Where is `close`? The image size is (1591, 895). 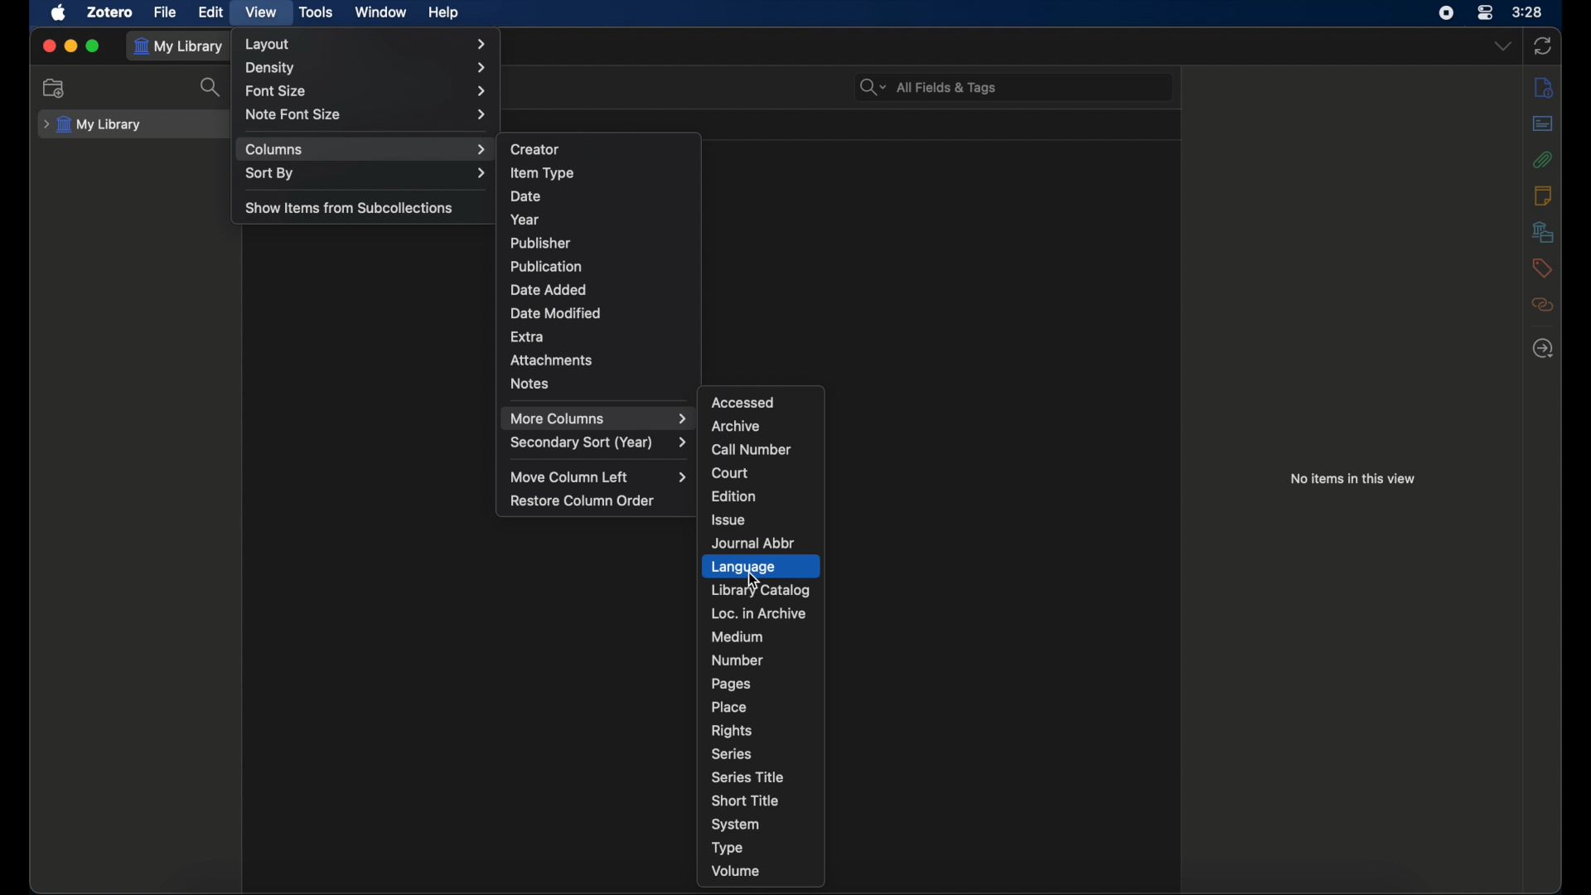 close is located at coordinates (48, 46).